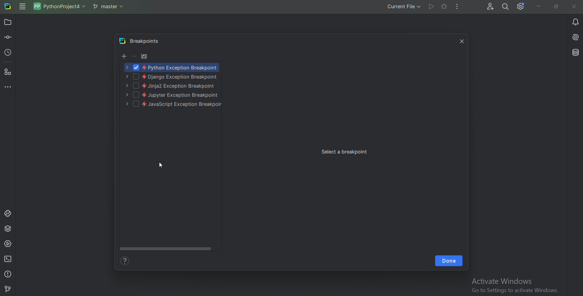  I want to click on Show help contents, so click(127, 261).